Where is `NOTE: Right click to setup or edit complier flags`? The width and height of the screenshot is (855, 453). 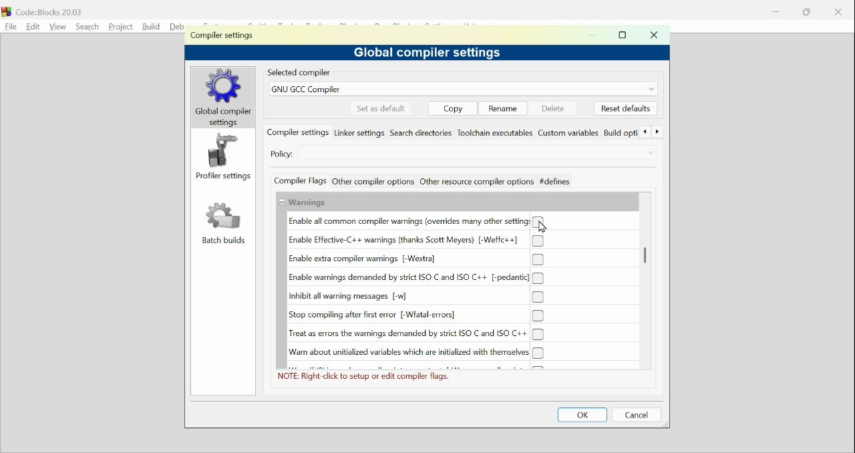
NOTE: Right click to setup or edit complier flags is located at coordinates (368, 377).